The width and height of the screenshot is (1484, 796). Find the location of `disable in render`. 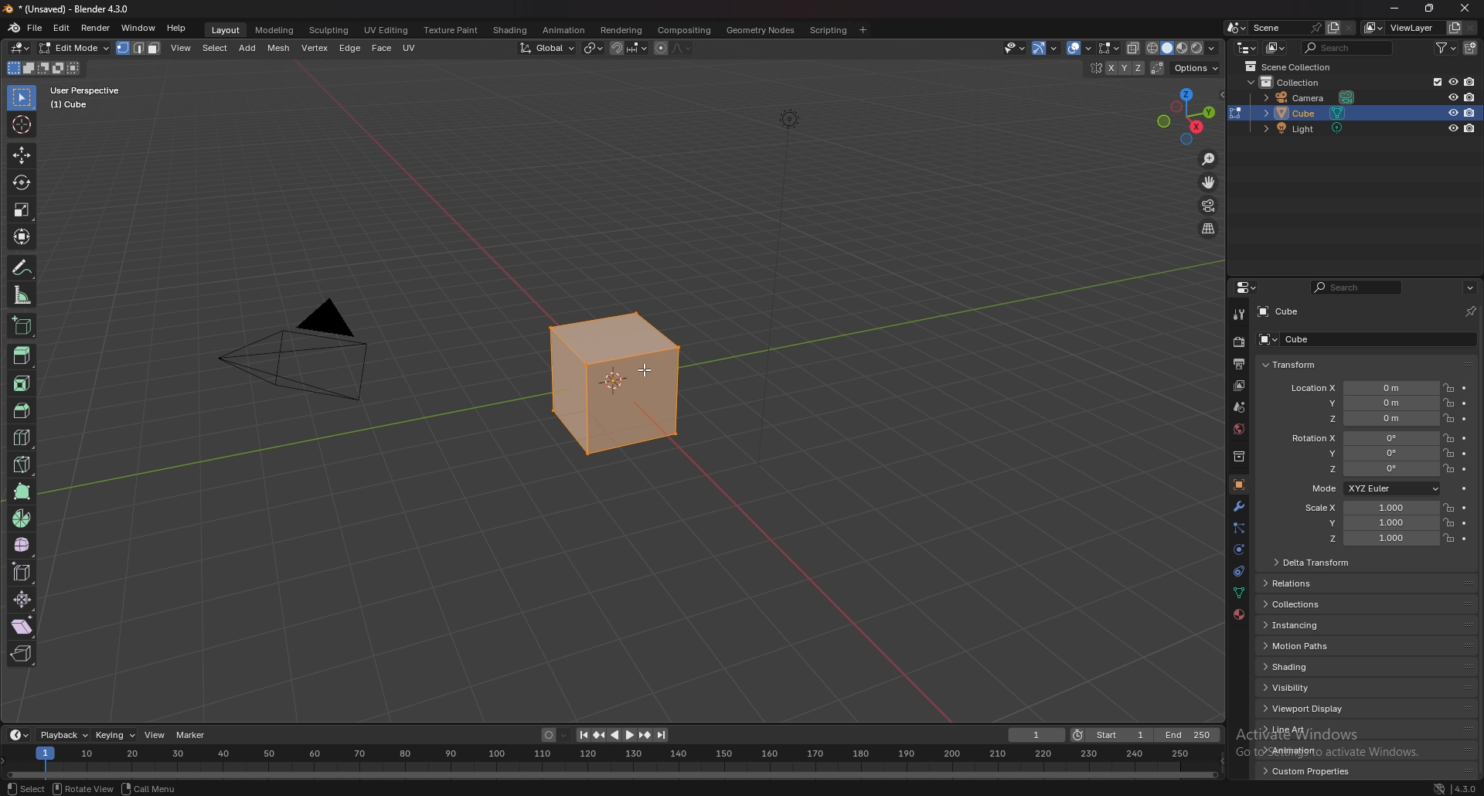

disable in render is located at coordinates (1470, 97).